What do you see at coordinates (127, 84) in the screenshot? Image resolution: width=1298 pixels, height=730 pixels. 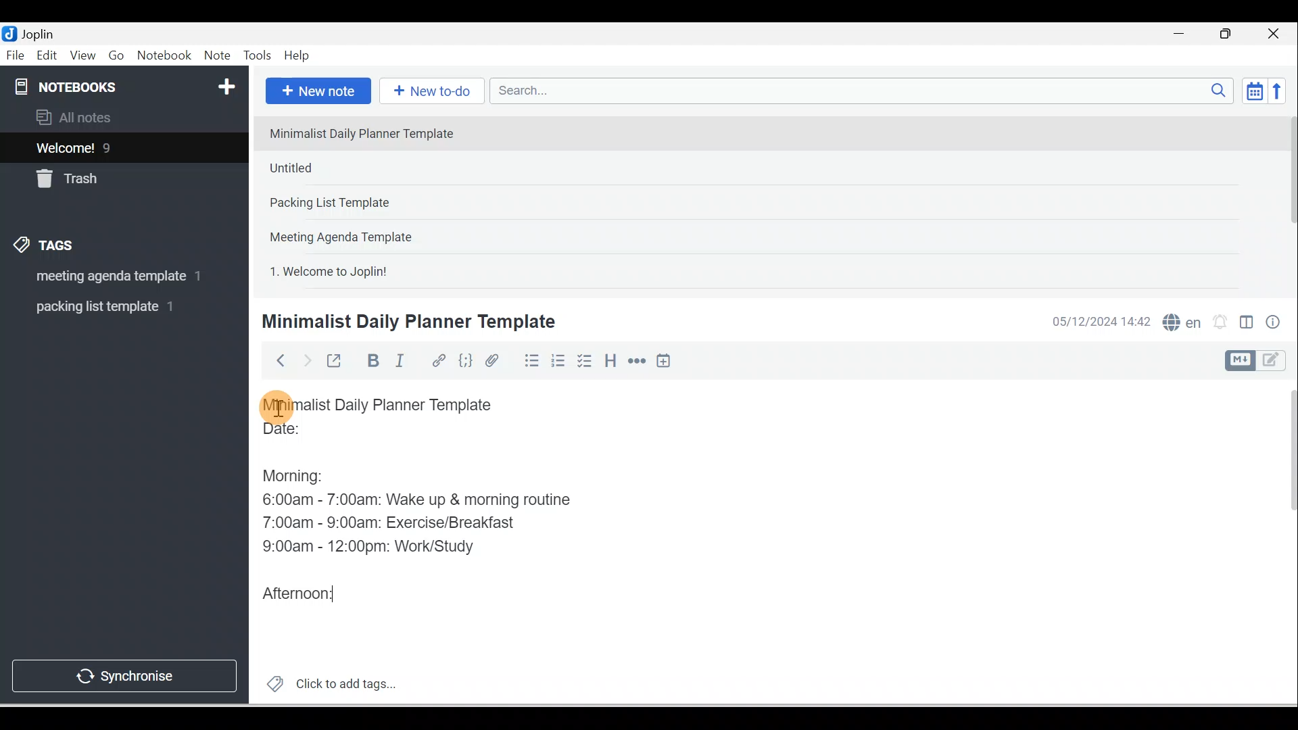 I see `Notebooks` at bounding box center [127, 84].